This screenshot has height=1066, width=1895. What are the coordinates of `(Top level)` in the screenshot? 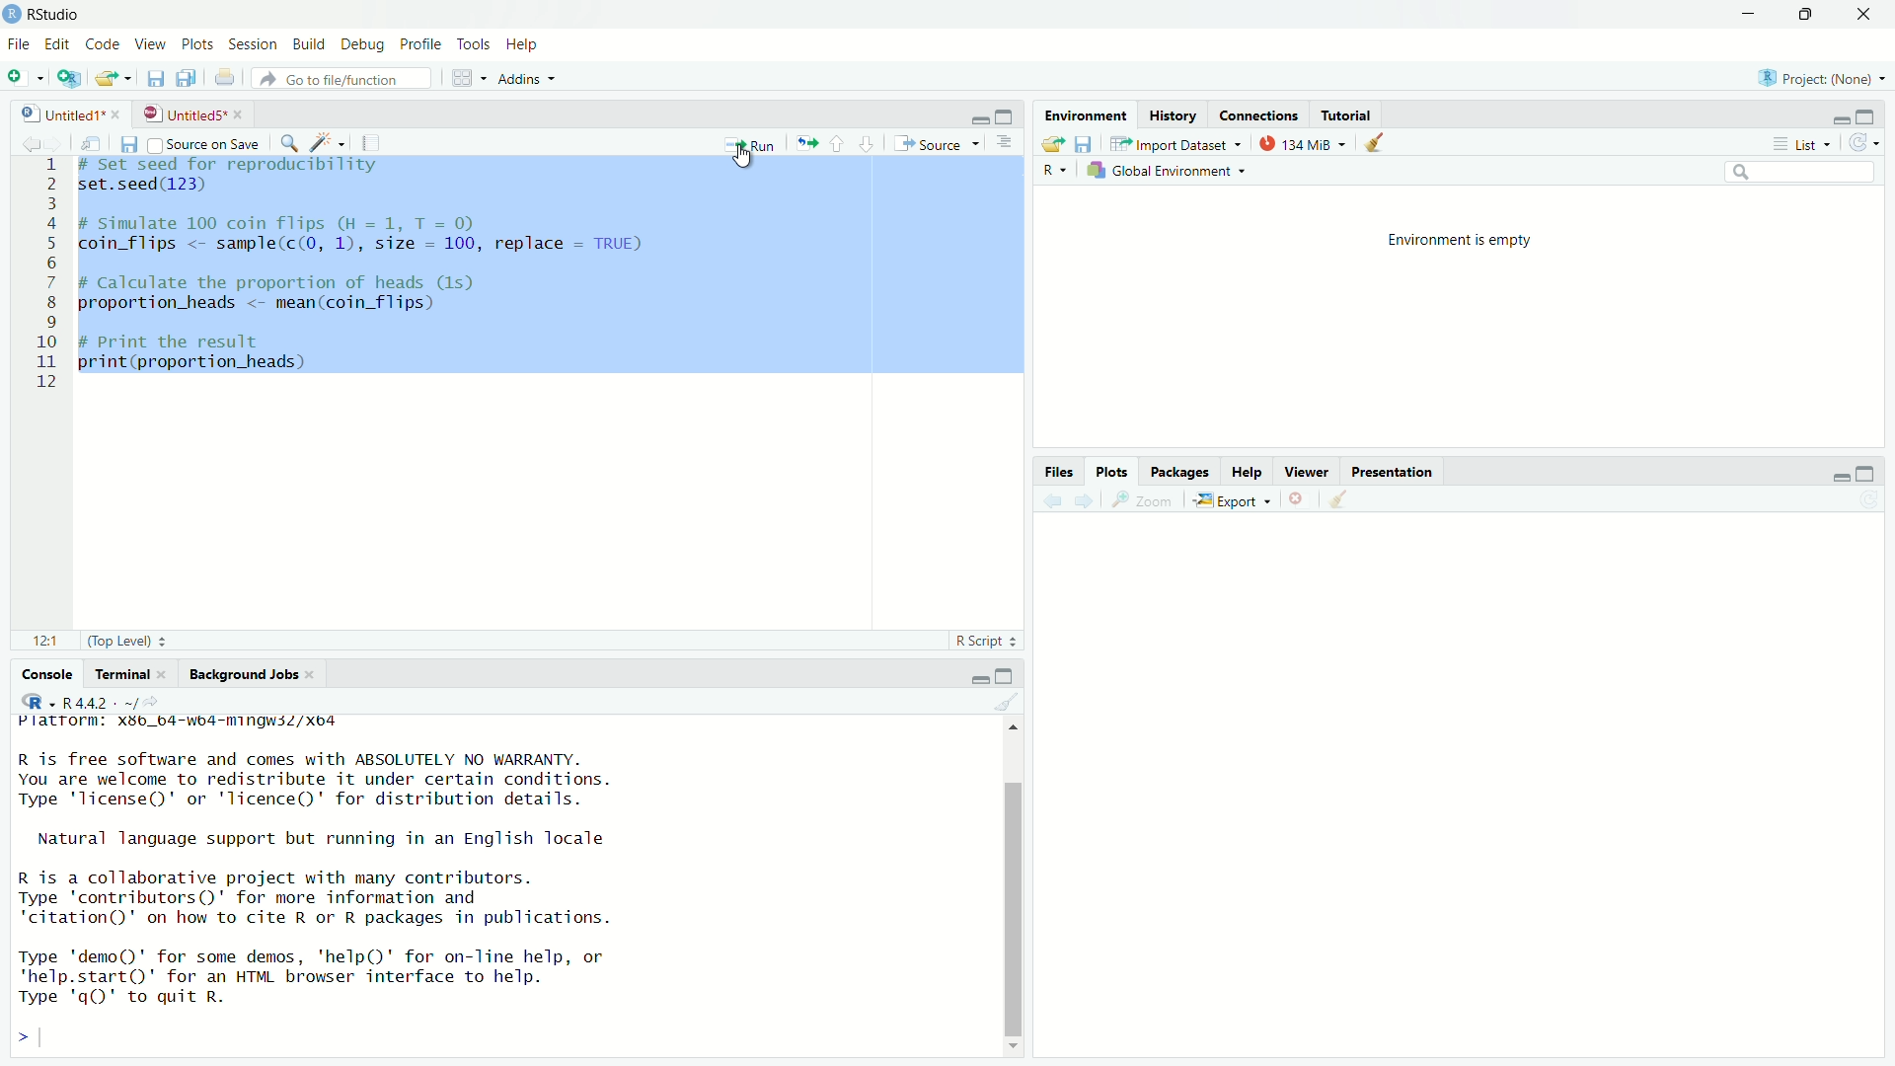 It's located at (127, 641).